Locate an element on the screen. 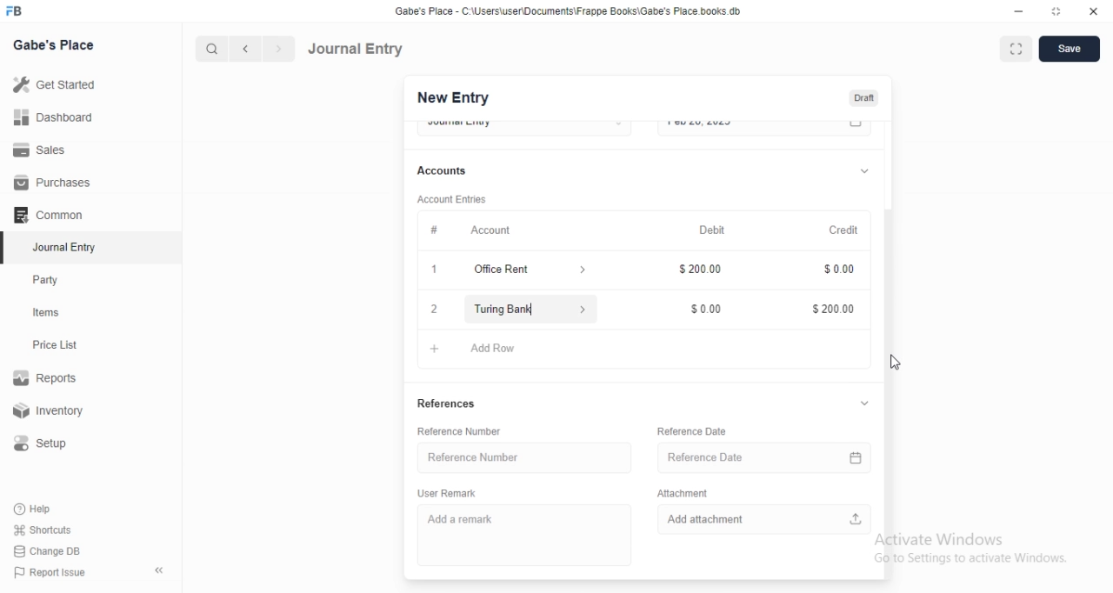  minimize is located at coordinates (1017, 10).